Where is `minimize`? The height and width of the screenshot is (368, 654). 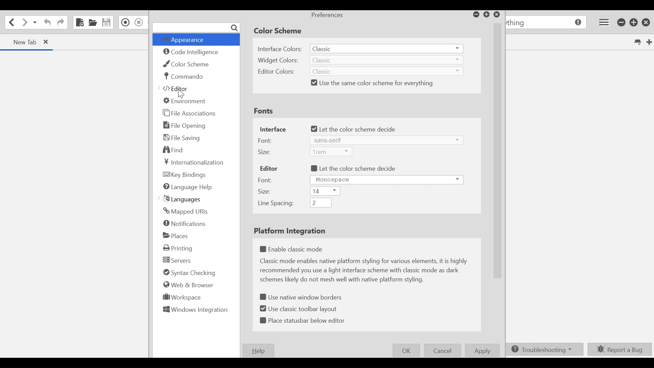 minimize is located at coordinates (622, 22).